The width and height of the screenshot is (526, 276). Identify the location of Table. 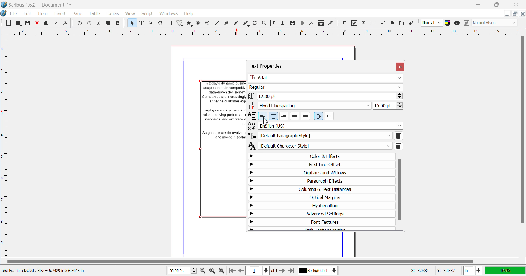
(170, 23).